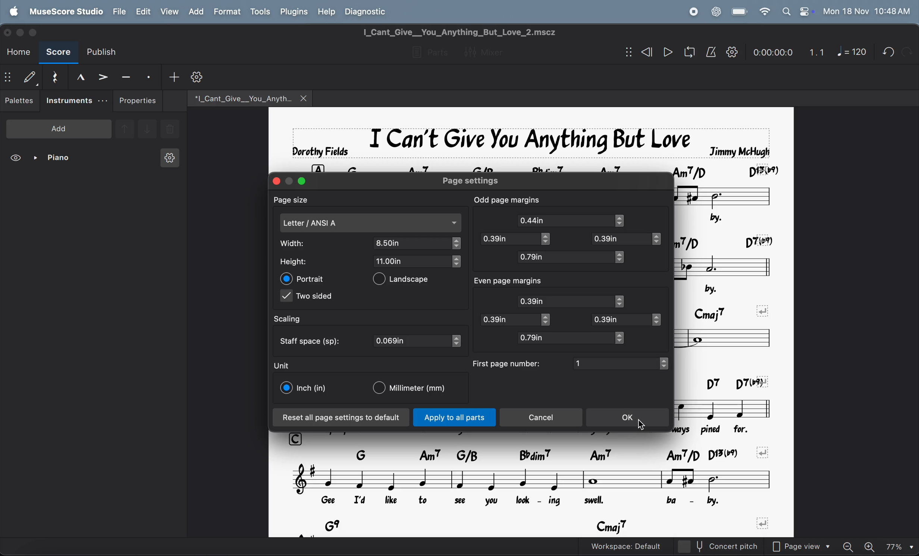 The width and height of the screenshot is (919, 556). What do you see at coordinates (621, 257) in the screenshot?
I see `toggle` at bounding box center [621, 257].